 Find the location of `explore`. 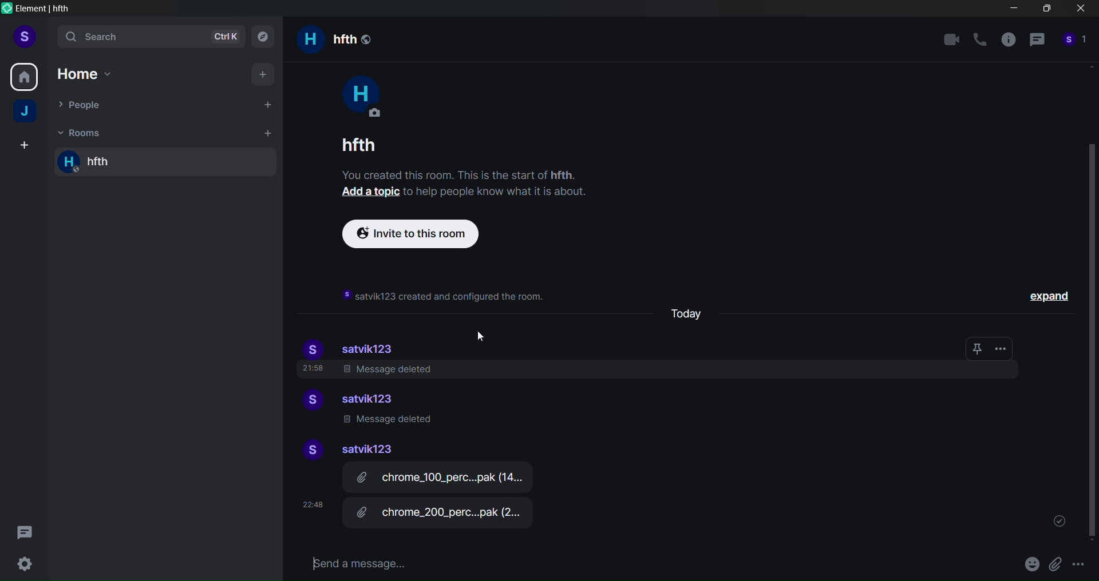

explore is located at coordinates (266, 37).